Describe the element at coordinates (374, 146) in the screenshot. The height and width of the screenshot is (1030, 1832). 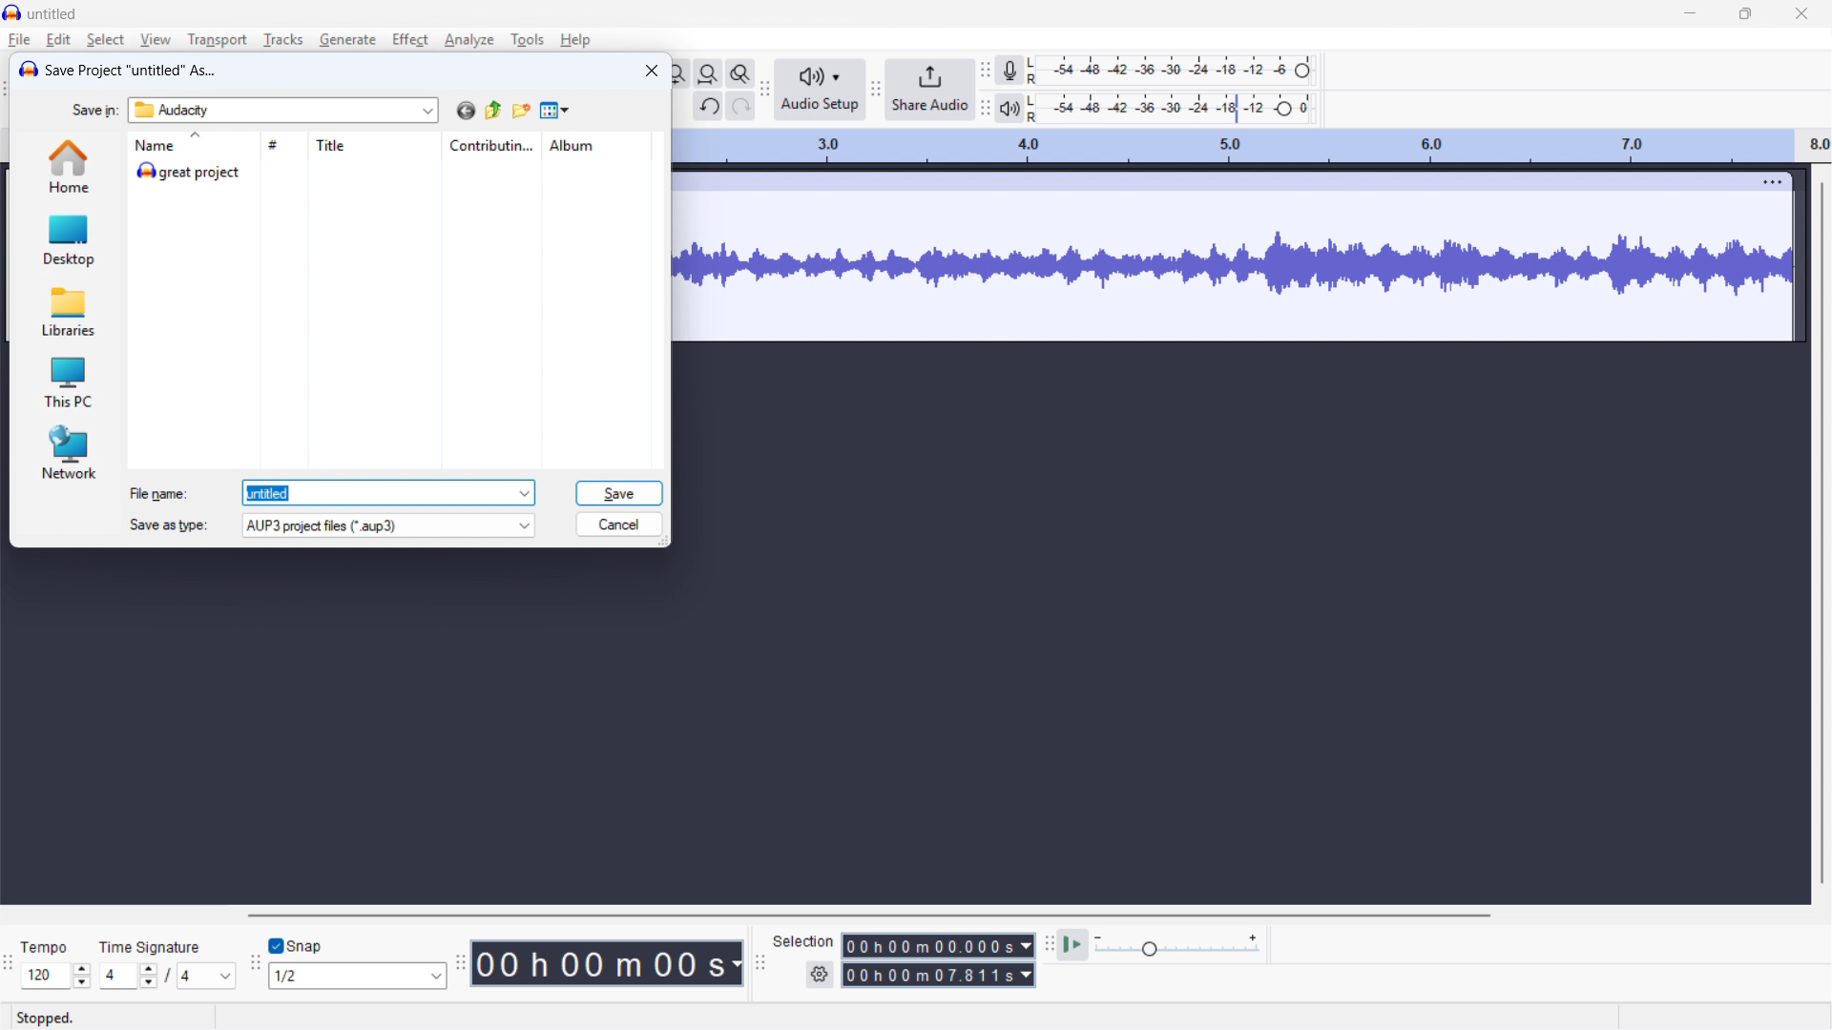
I see `title` at that location.